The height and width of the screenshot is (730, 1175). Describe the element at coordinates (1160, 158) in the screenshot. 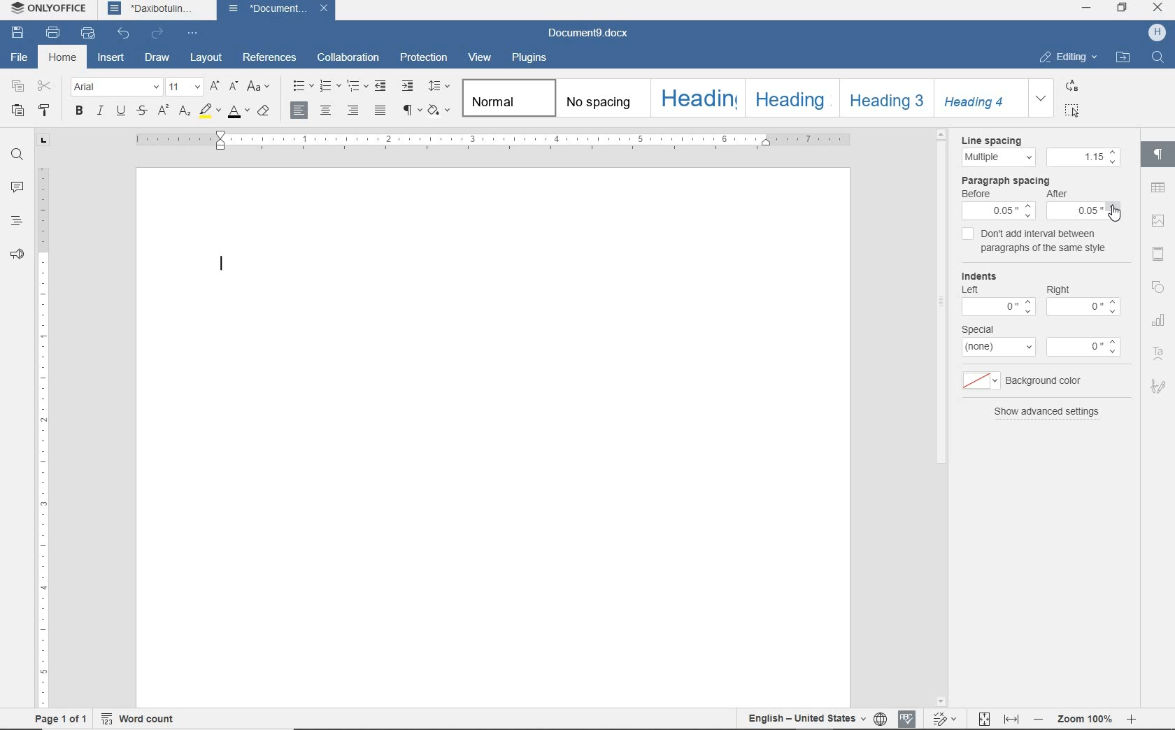

I see `paragraph settings` at that location.